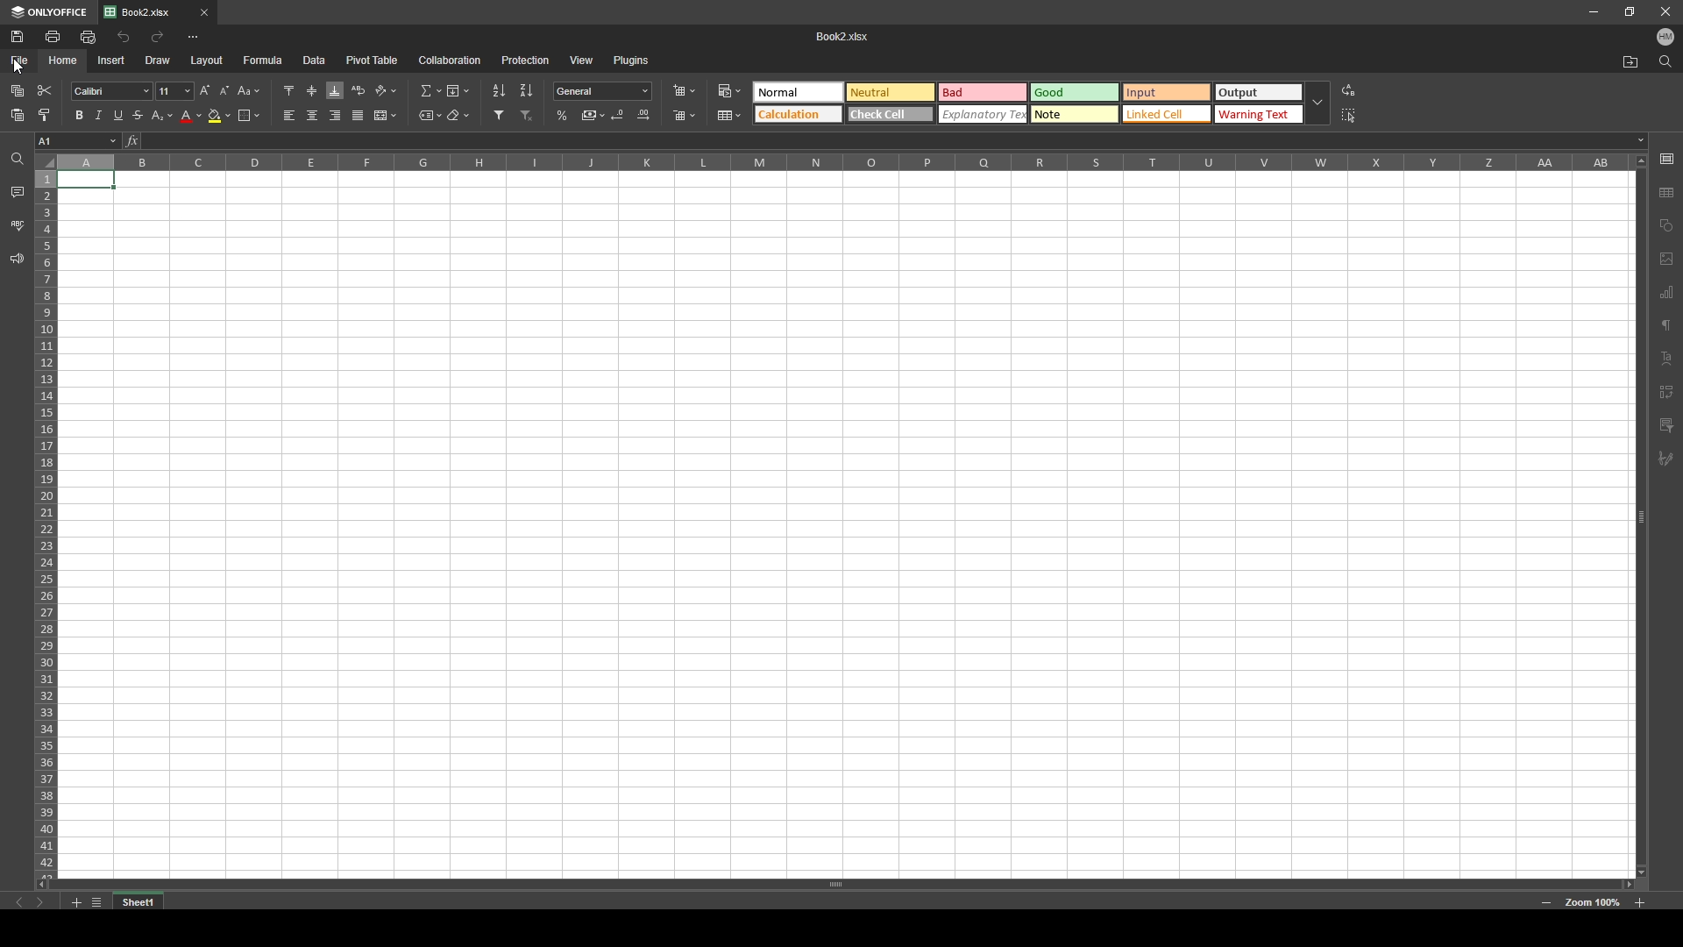 The image size is (1683, 947). I want to click on Good, so click(1075, 92).